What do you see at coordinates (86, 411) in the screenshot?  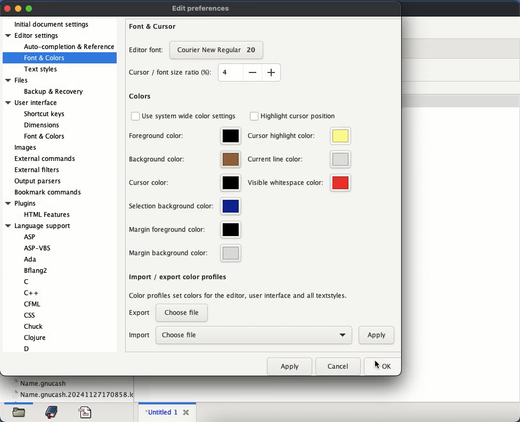 I see `file` at bounding box center [86, 411].